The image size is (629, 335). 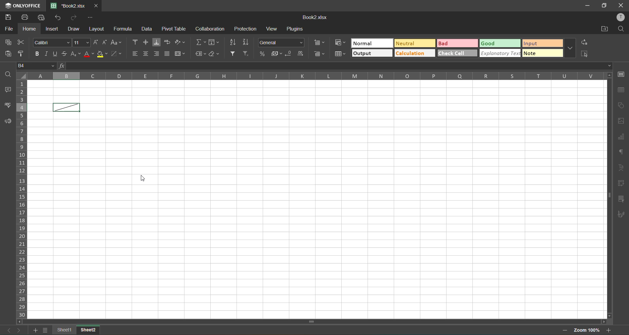 What do you see at coordinates (458, 53) in the screenshot?
I see `check cell` at bounding box center [458, 53].